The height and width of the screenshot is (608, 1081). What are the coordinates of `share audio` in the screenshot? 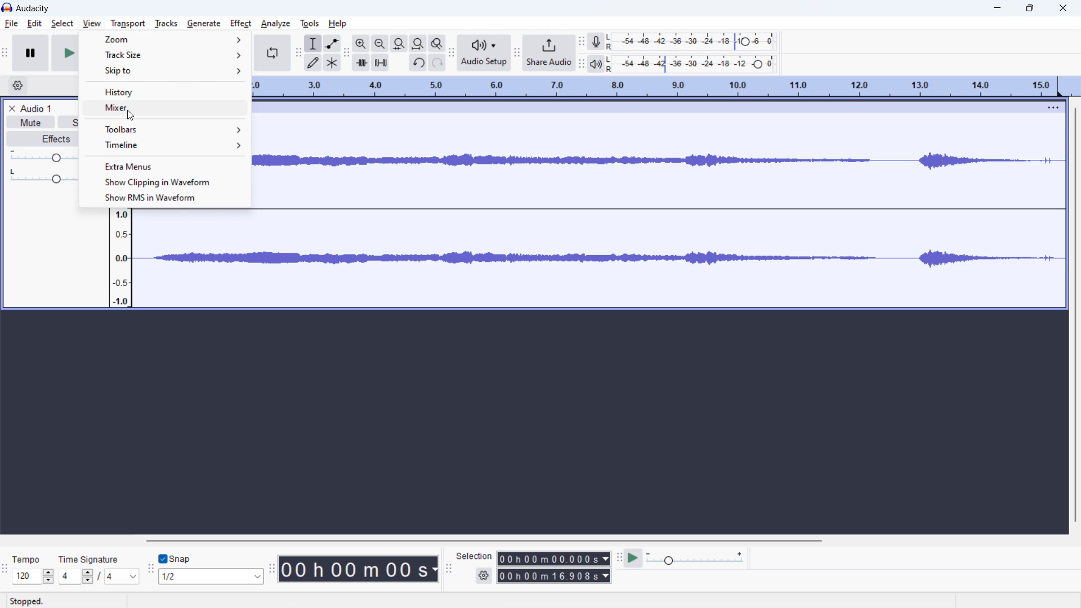 It's located at (548, 52).